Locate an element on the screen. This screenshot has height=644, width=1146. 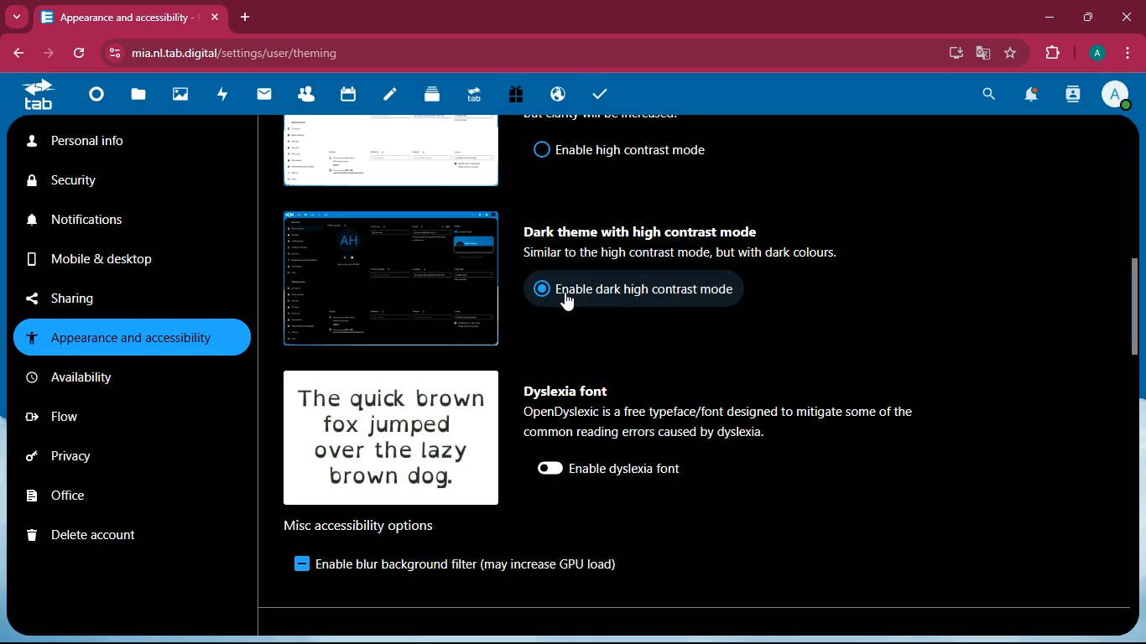
enable is located at coordinates (627, 470).